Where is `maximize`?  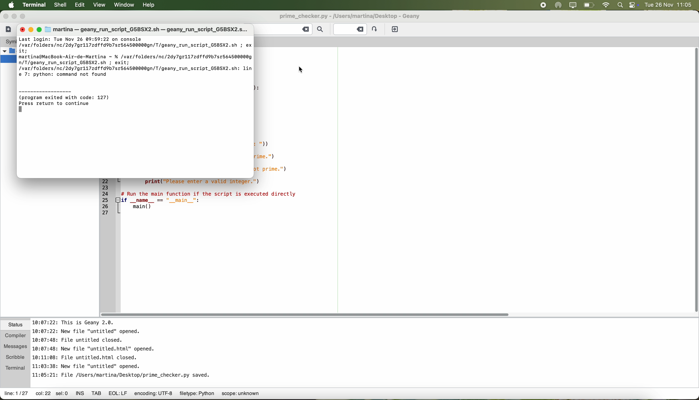
maximize is located at coordinates (23, 16).